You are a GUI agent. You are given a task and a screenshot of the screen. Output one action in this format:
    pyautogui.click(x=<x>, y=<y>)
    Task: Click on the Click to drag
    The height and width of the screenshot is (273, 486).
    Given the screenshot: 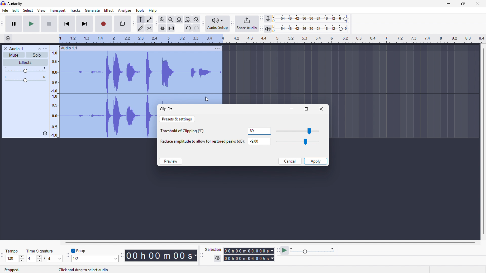 What is the action you would take?
    pyautogui.click(x=136, y=48)
    